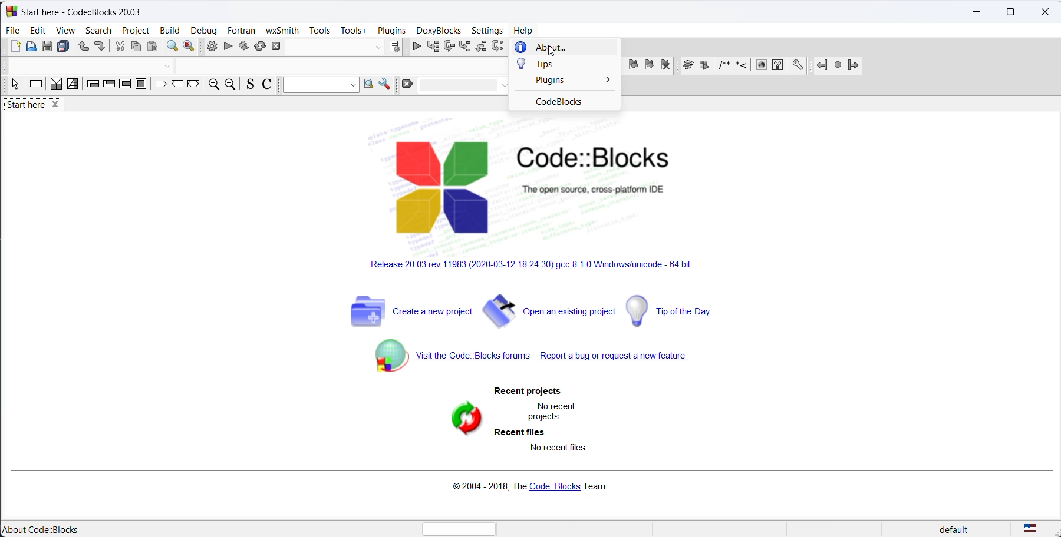 This screenshot has height=537, width=1061. Describe the element at coordinates (227, 47) in the screenshot. I see `run` at that location.